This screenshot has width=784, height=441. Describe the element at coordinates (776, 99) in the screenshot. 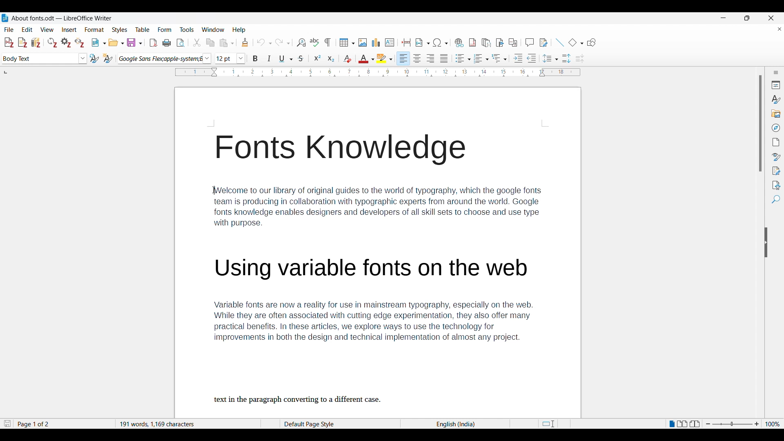

I see `Styles` at that location.